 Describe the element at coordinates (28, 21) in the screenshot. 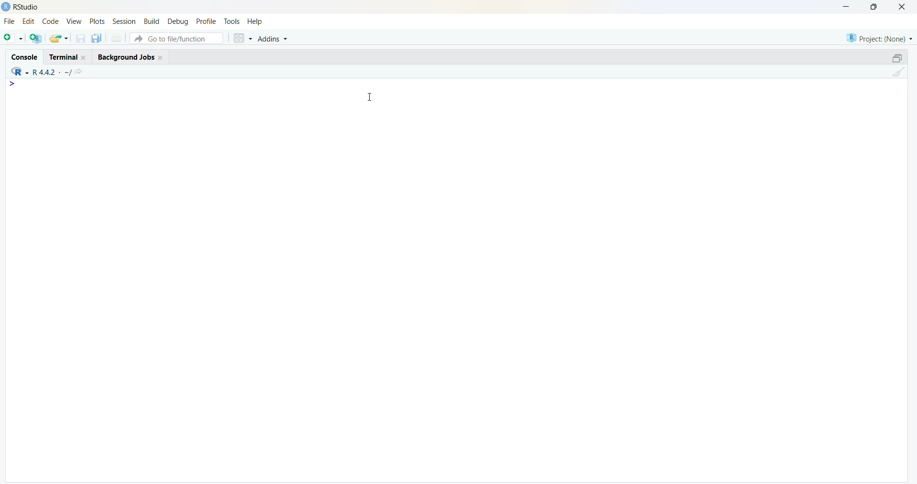

I see `edit` at that location.